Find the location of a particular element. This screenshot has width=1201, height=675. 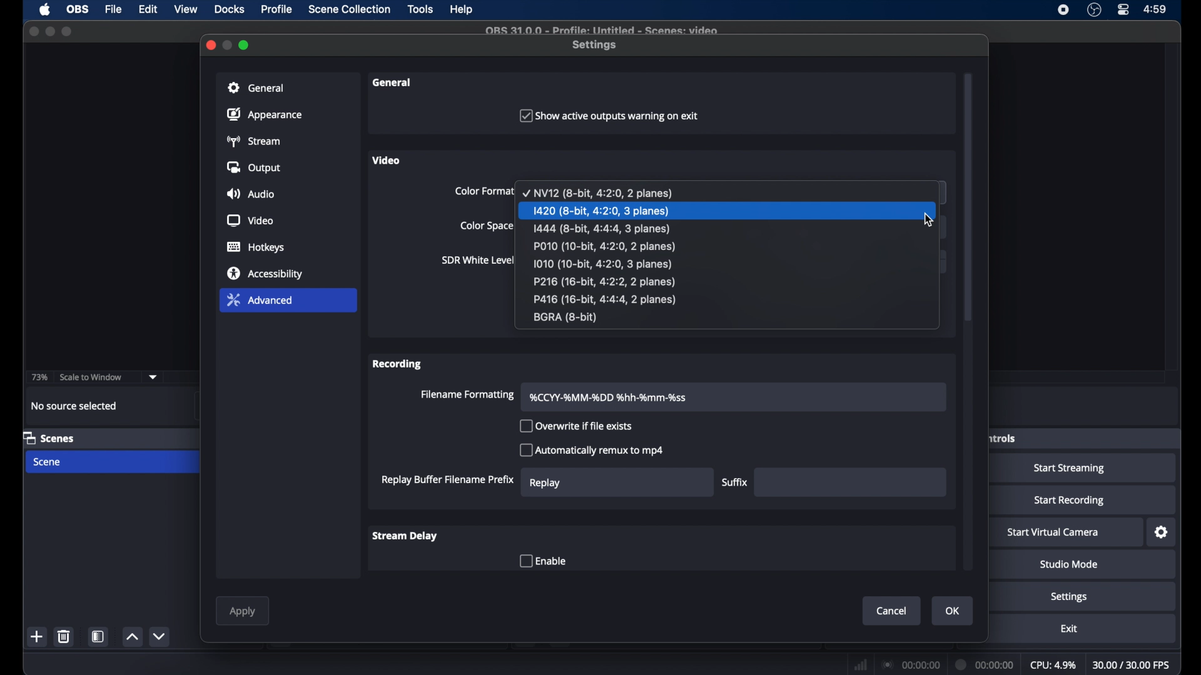

Enable is located at coordinates (541, 561).